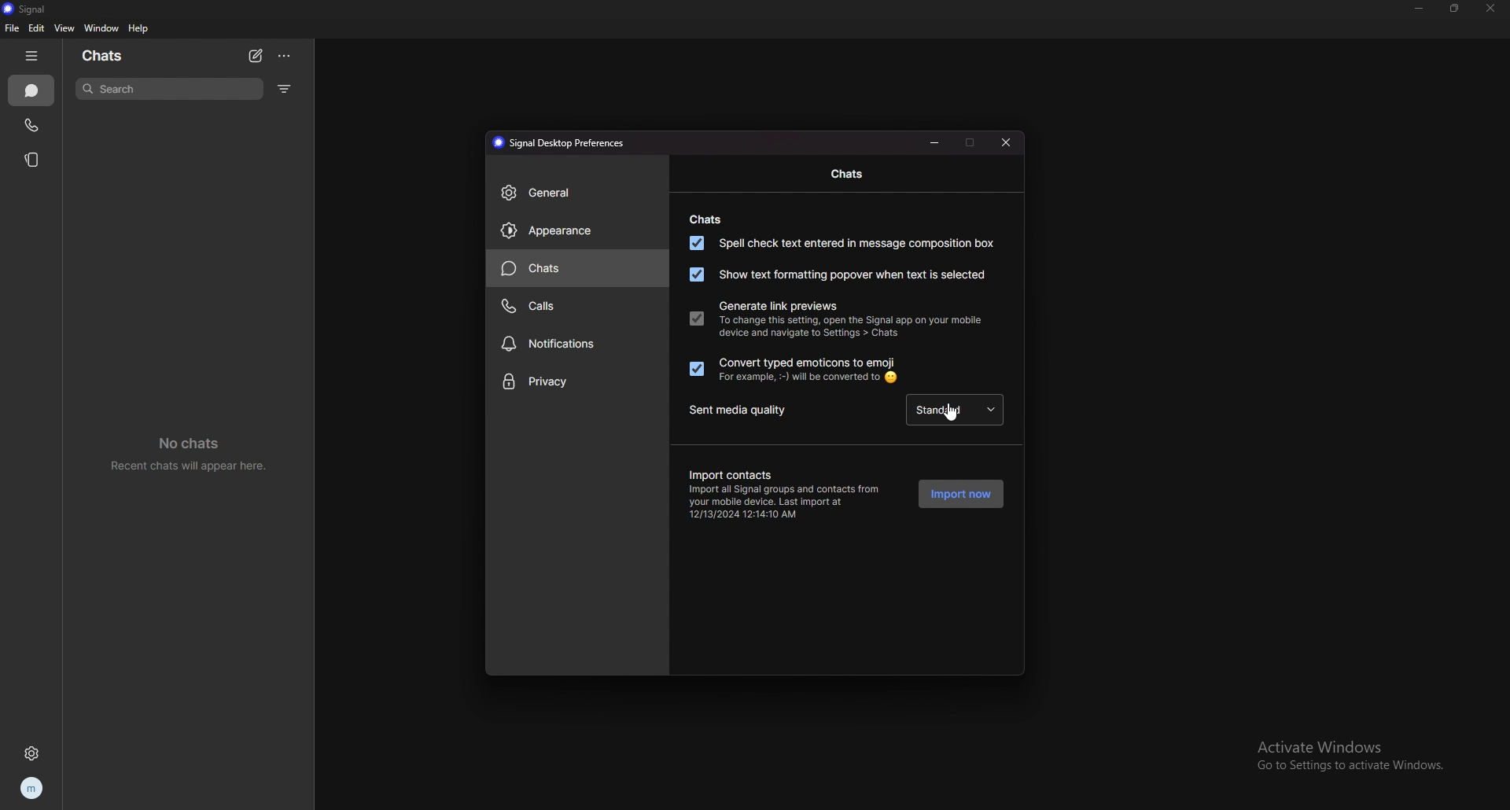  I want to click on recent chats will appear here, so click(191, 451).